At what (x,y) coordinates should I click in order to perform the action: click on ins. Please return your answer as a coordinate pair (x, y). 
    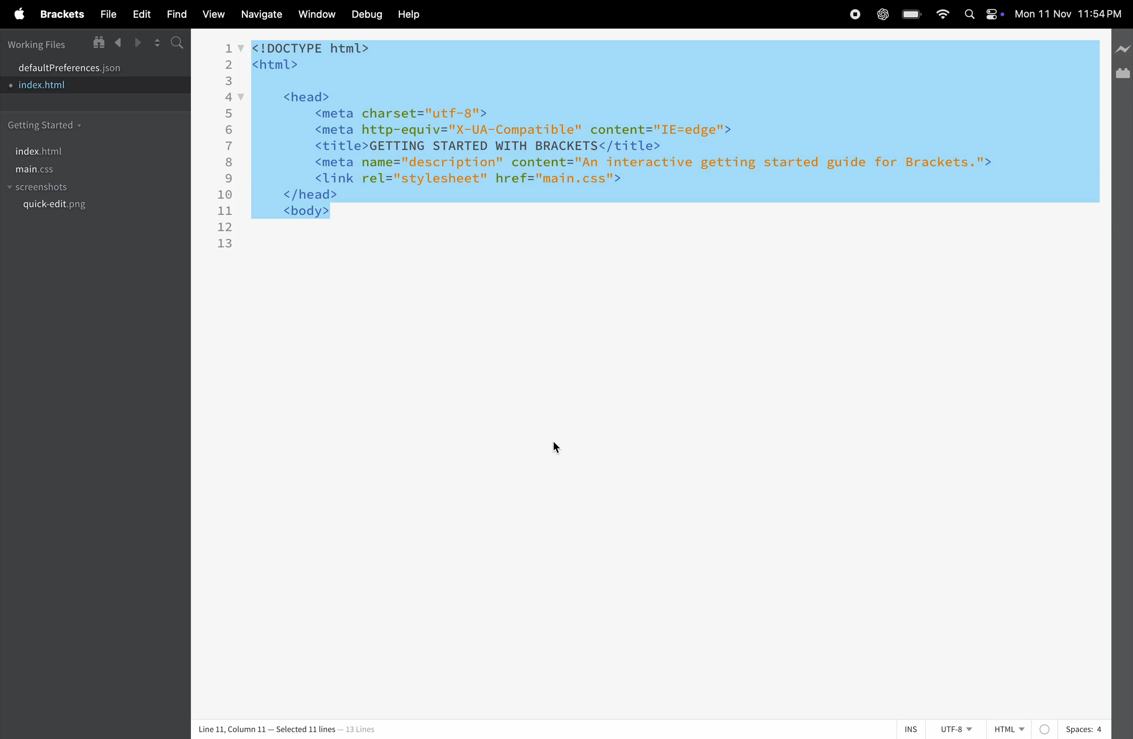
    Looking at the image, I should click on (911, 729).